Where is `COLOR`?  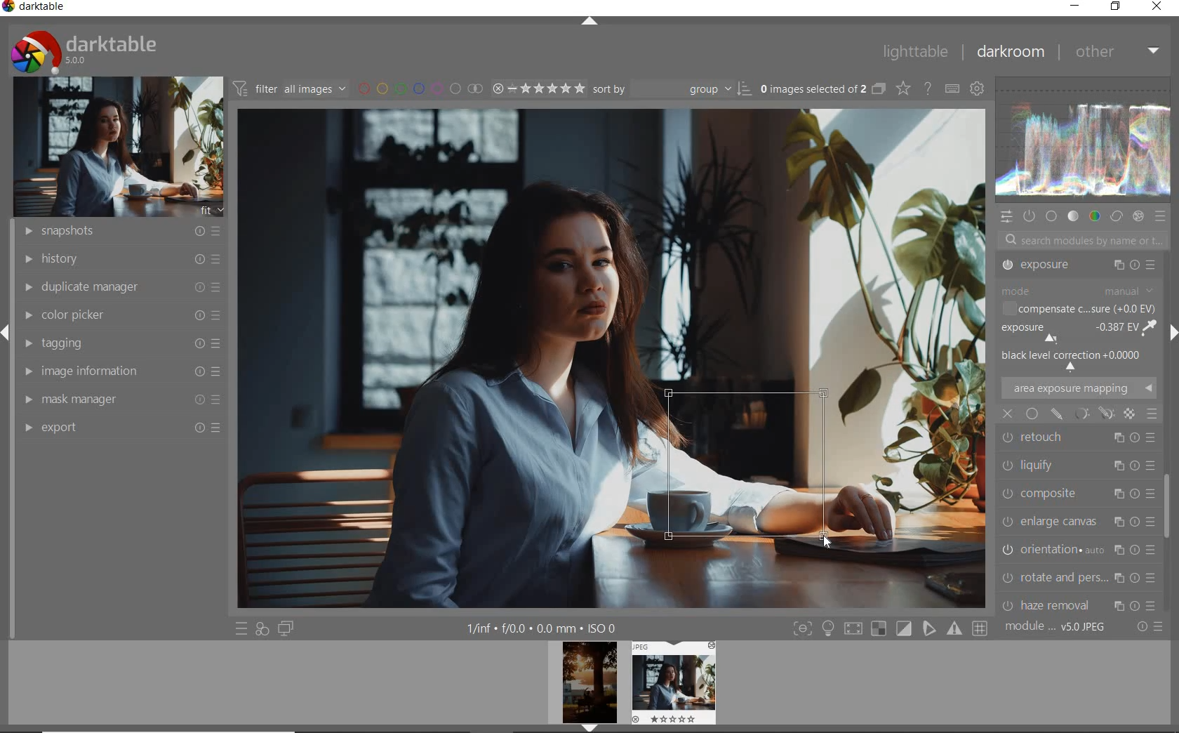 COLOR is located at coordinates (1094, 217).